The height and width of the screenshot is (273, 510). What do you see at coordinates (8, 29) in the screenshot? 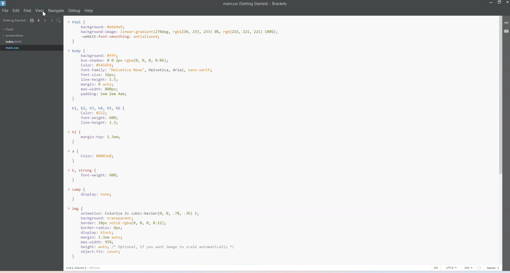
I see `Flash` at bounding box center [8, 29].